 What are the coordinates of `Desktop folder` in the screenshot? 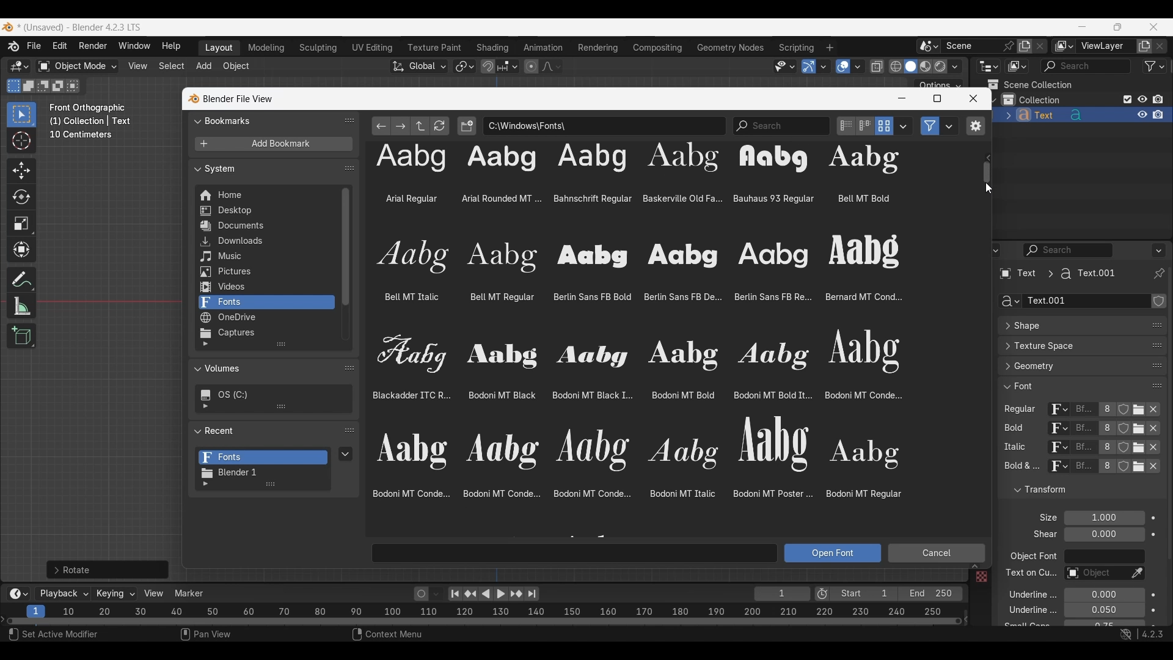 It's located at (265, 211).